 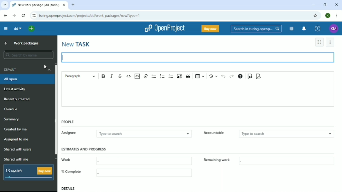 What do you see at coordinates (165, 28) in the screenshot?
I see `OpenProject` at bounding box center [165, 28].